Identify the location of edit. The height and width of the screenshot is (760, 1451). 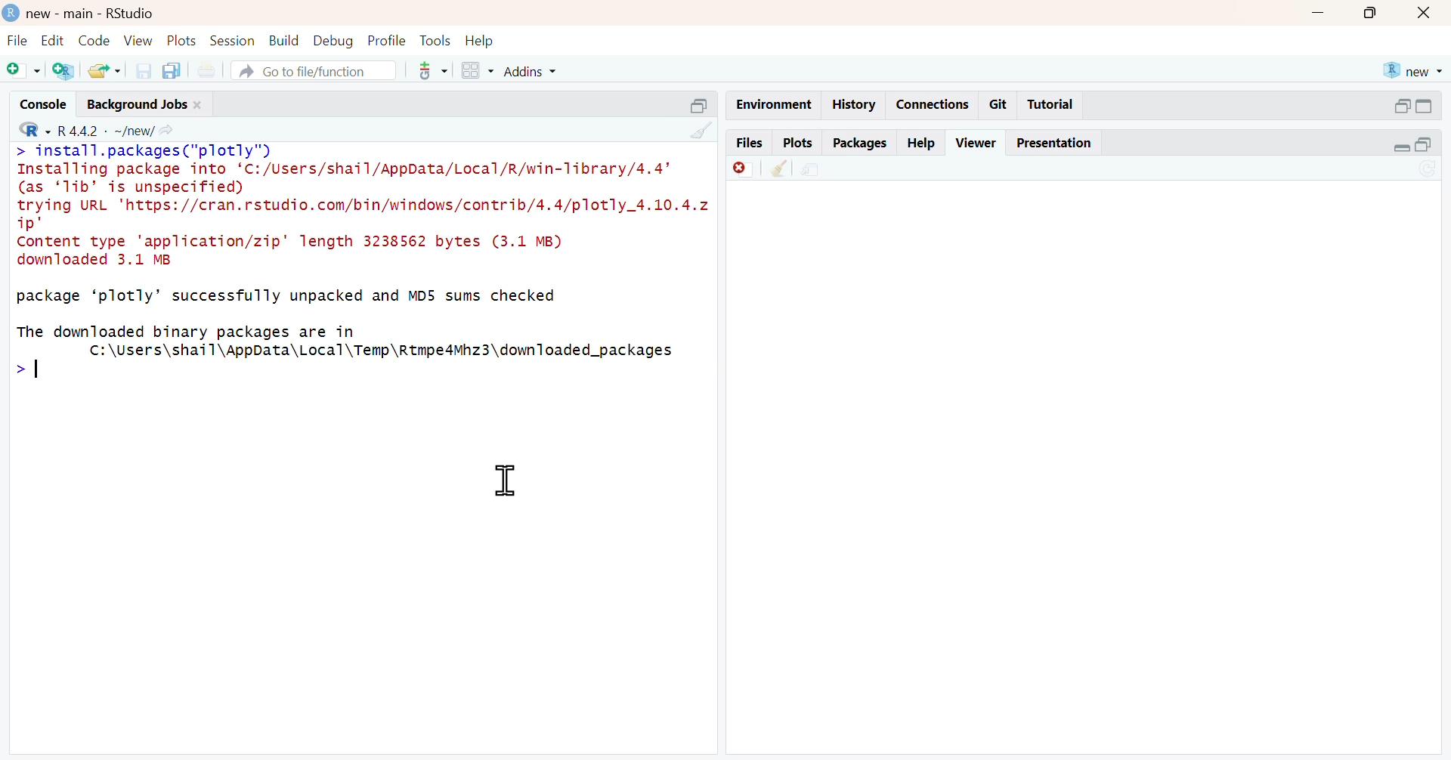
(49, 40).